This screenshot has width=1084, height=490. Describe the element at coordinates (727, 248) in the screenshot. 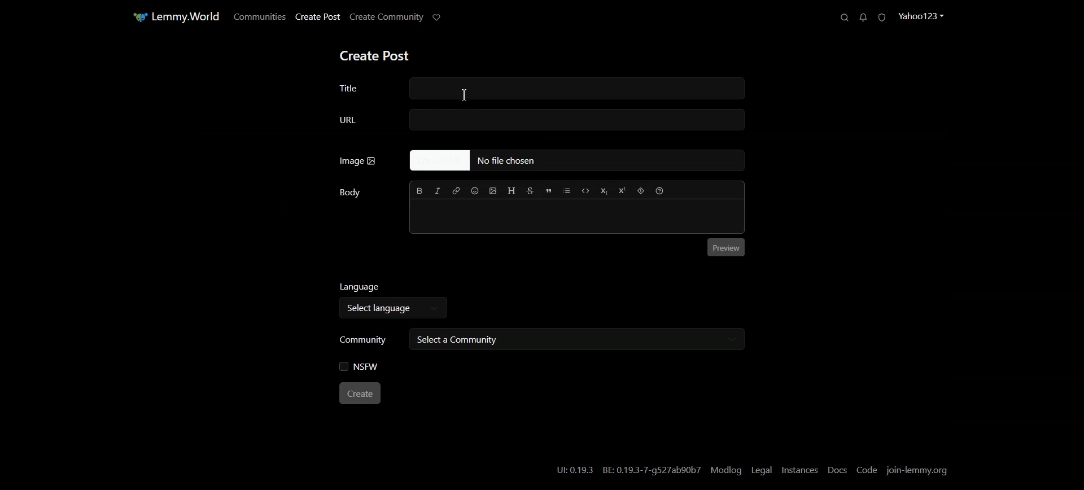

I see `Preview` at that location.